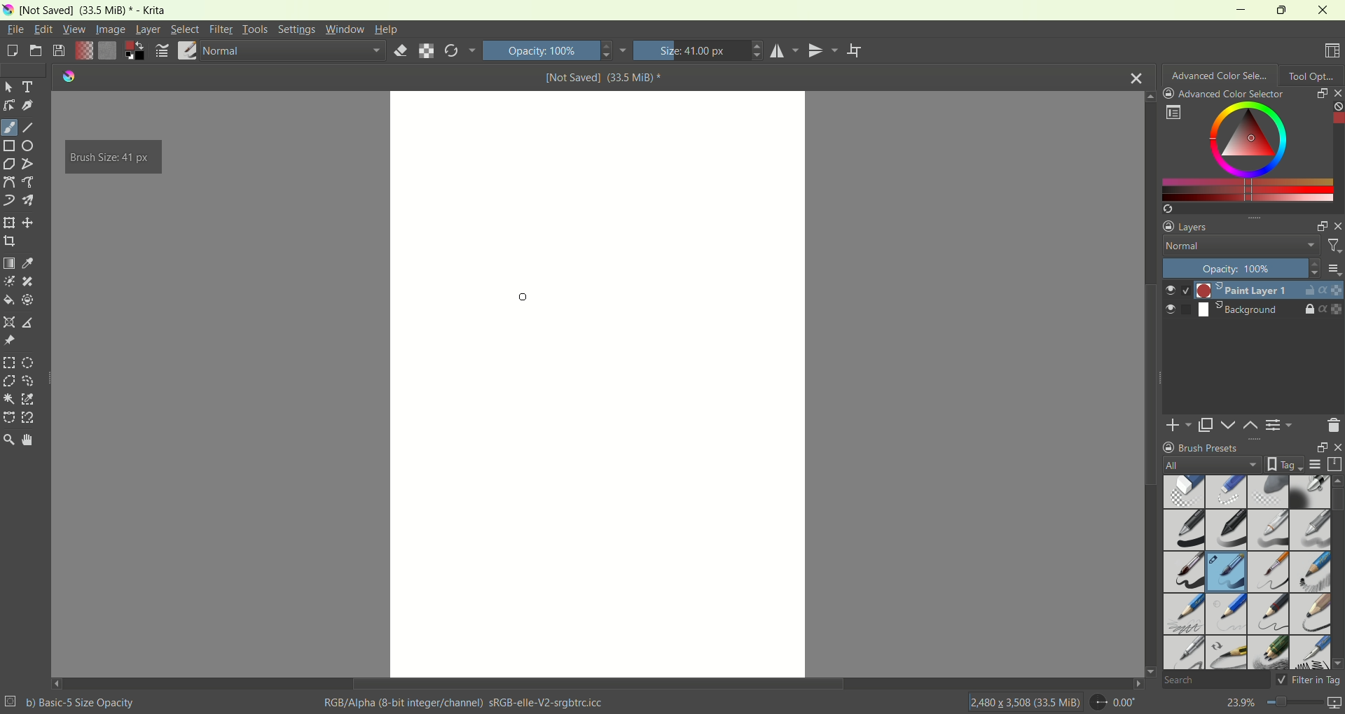  Describe the element at coordinates (8, 398) in the screenshot. I see `contagious selection tool` at that location.